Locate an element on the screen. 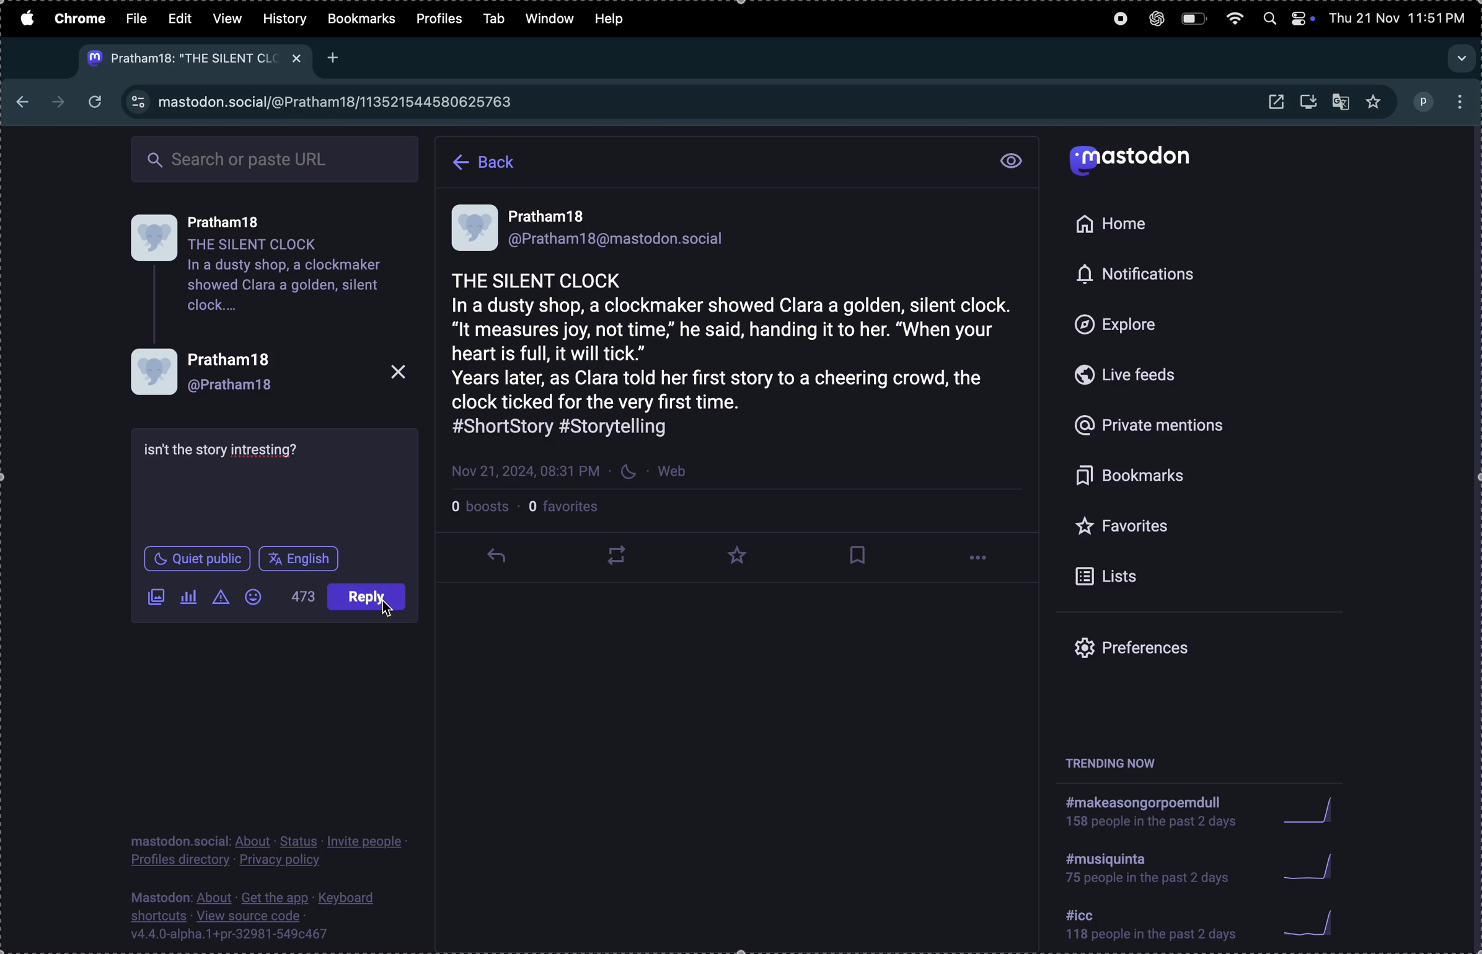 This screenshot has height=954, width=1482. chatgpt is located at coordinates (1155, 19).